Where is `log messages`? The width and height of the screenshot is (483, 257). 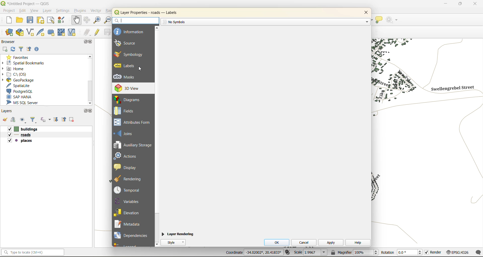
log messages is located at coordinates (477, 252).